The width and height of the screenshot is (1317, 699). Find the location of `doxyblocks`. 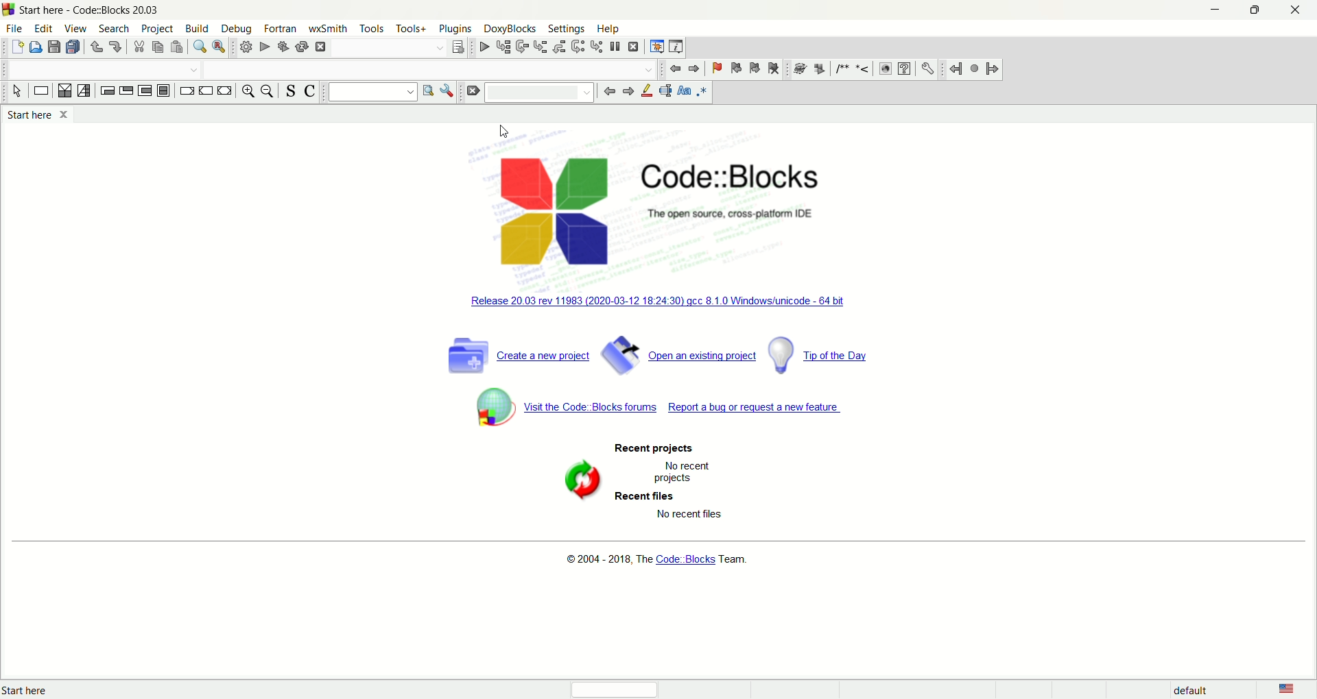

doxyblocks is located at coordinates (510, 29).